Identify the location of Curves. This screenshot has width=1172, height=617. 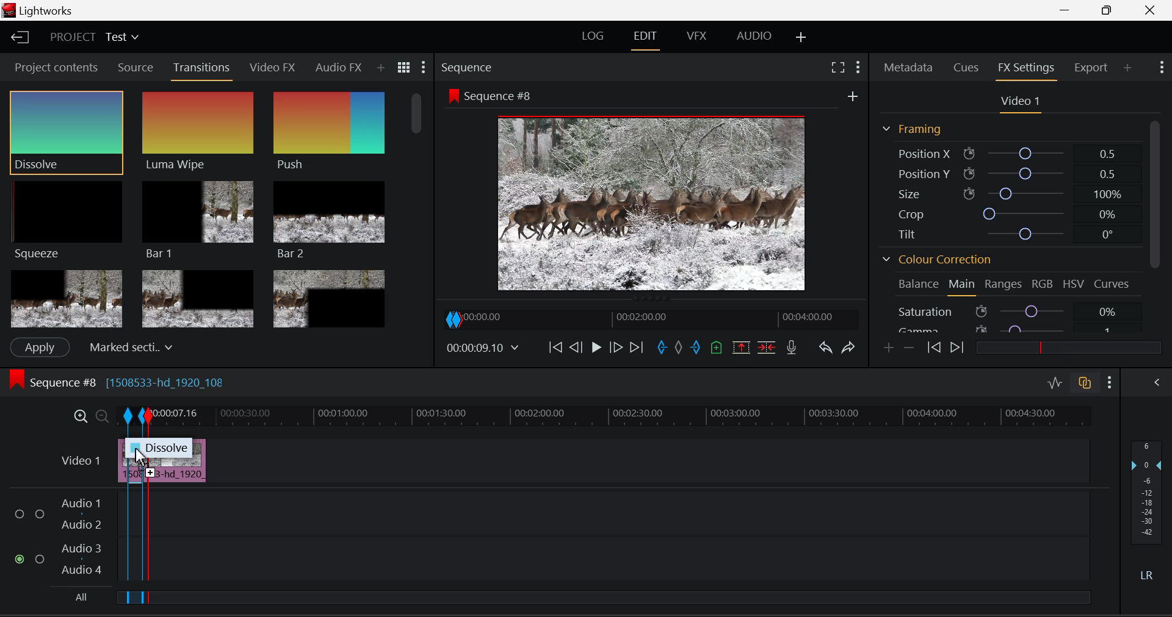
(1113, 284).